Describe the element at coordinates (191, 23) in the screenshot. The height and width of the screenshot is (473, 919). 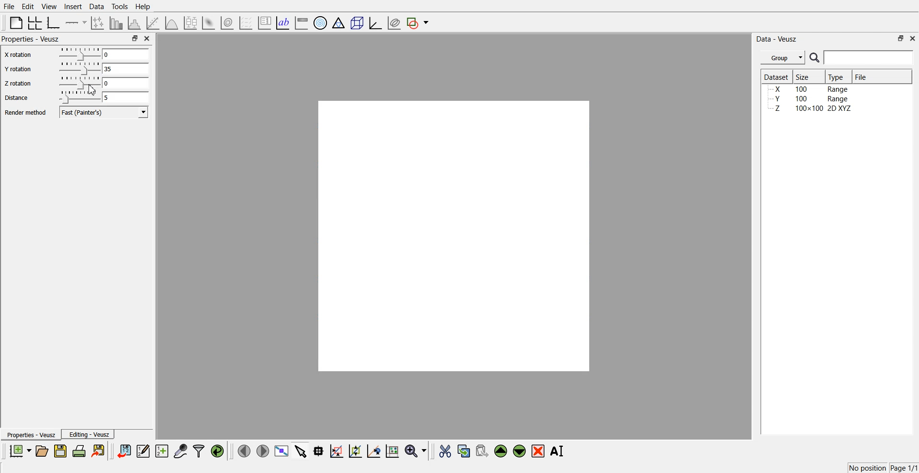
I see `Plot box plots` at that location.